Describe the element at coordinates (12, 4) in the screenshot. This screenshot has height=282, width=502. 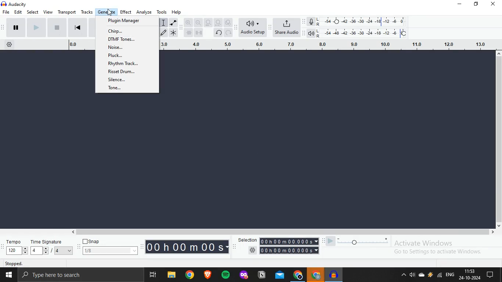
I see `Audacity` at that location.